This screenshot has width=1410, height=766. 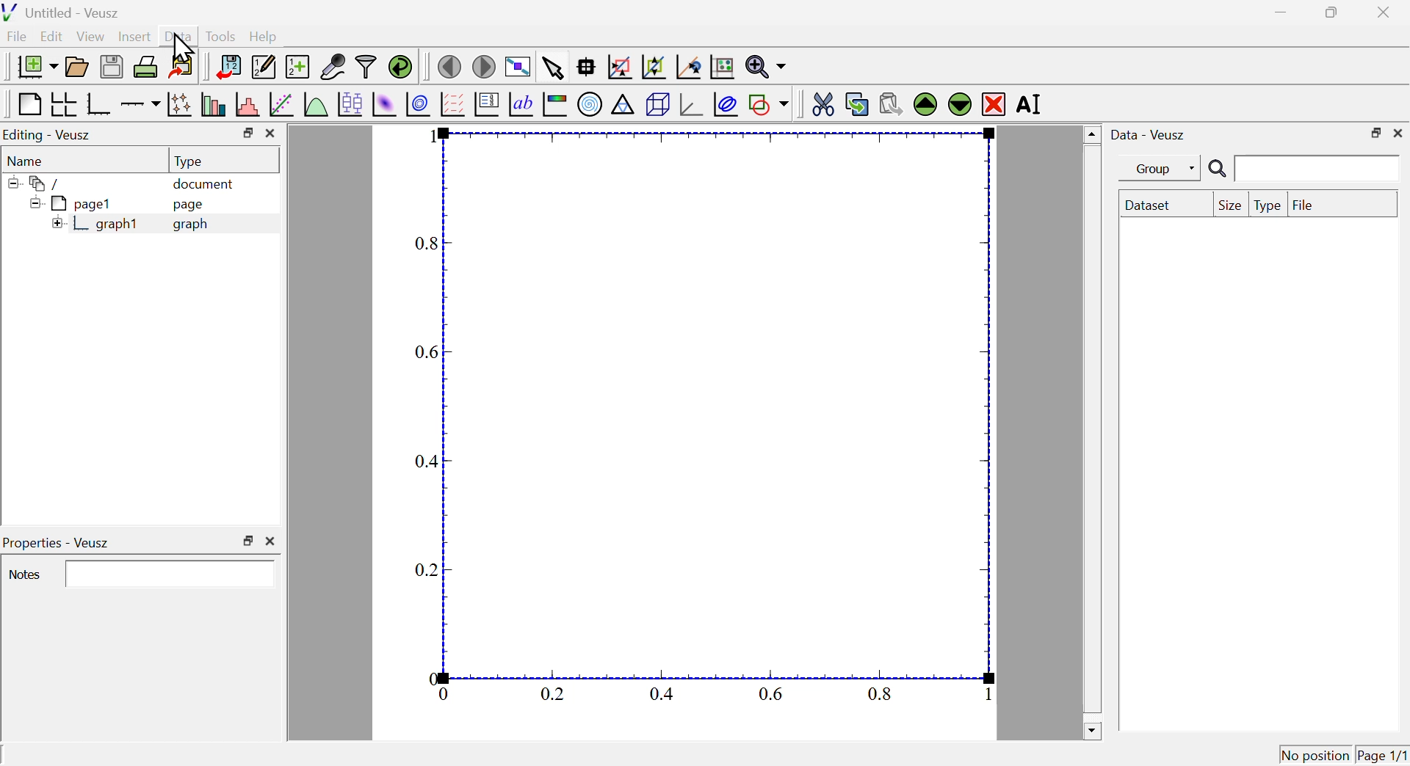 What do you see at coordinates (1151, 205) in the screenshot?
I see `dataset` at bounding box center [1151, 205].